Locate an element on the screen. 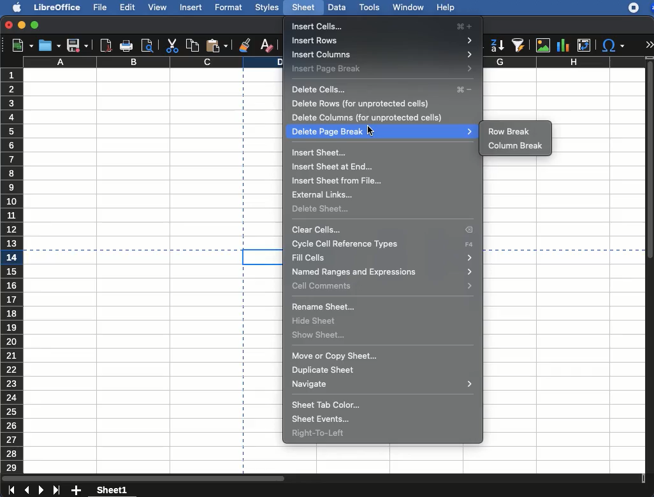 Image resolution: width=654 pixels, height=497 pixels. libreoffice is located at coordinates (57, 6).